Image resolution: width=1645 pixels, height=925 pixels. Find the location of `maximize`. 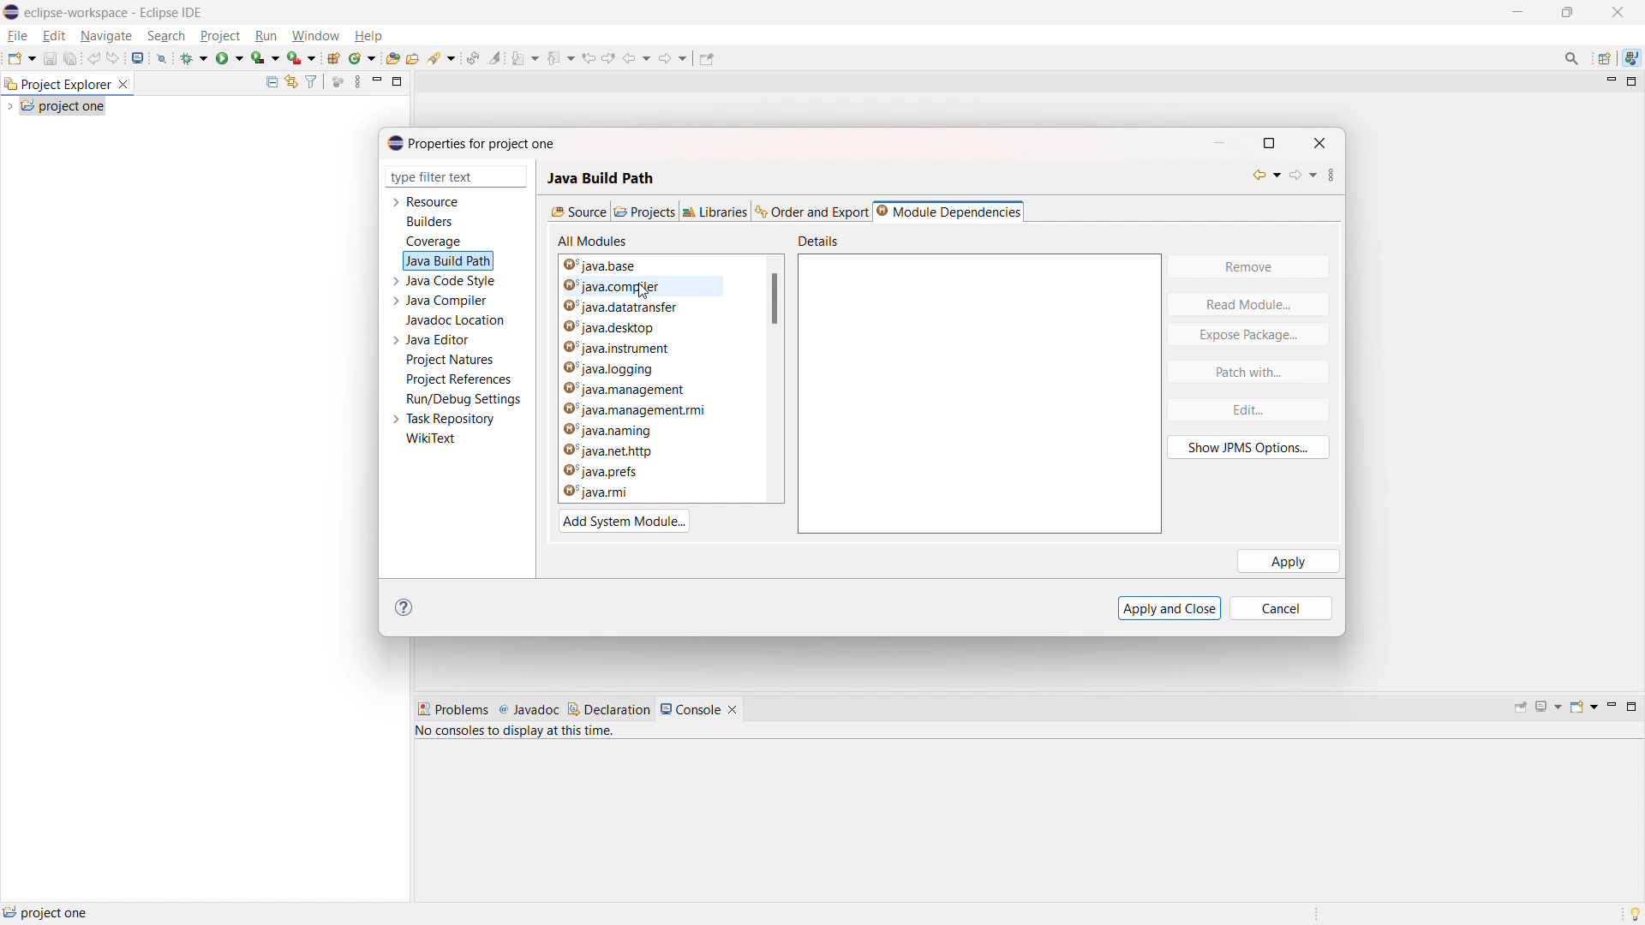

maximize is located at coordinates (398, 81).